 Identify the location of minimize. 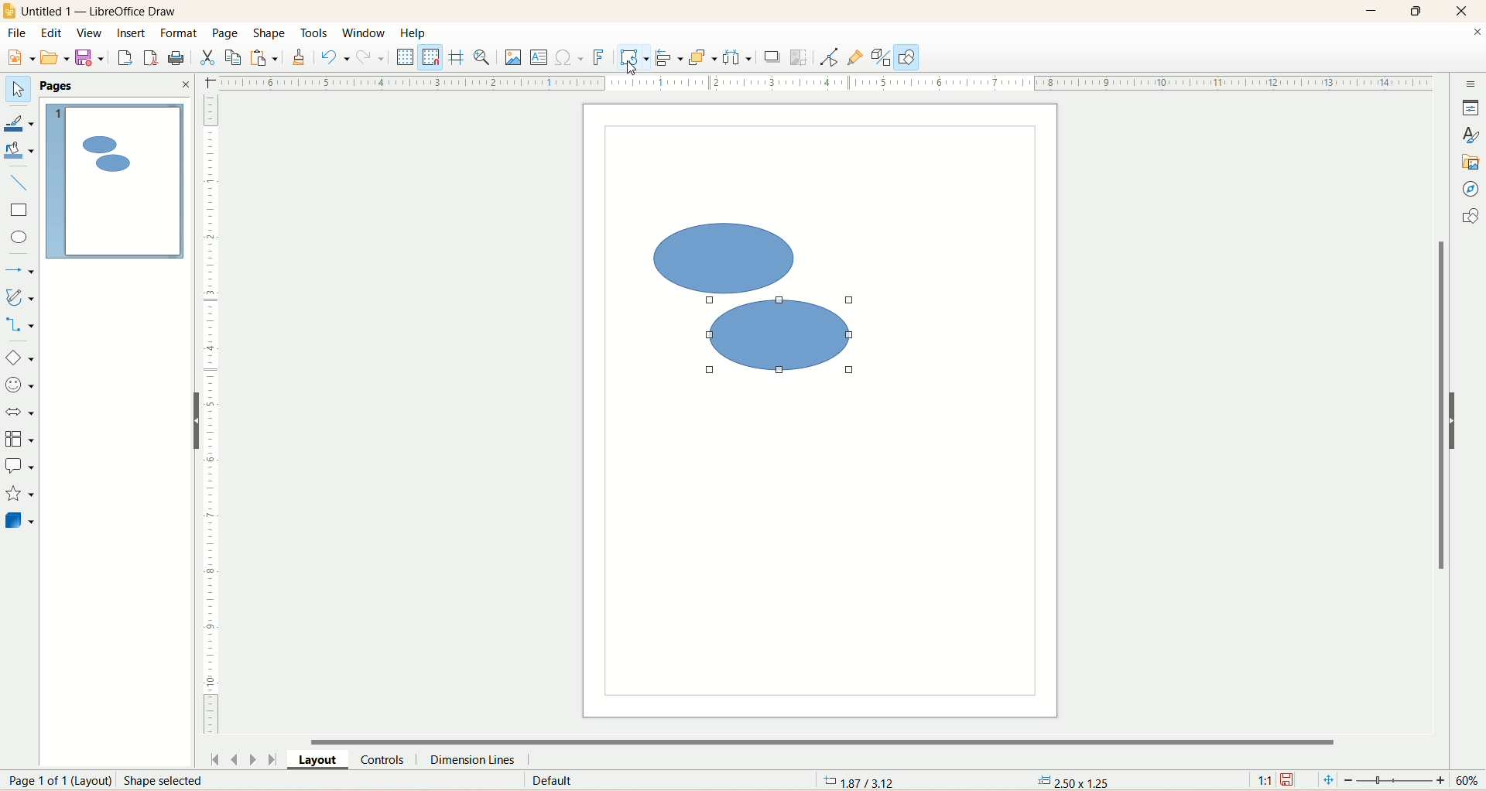
(1375, 9).